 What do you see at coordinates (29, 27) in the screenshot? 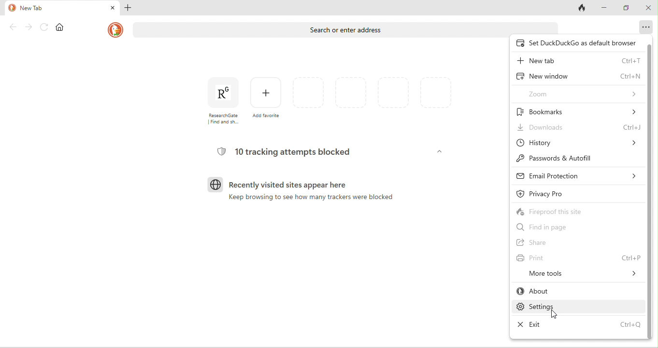
I see `forward` at bounding box center [29, 27].